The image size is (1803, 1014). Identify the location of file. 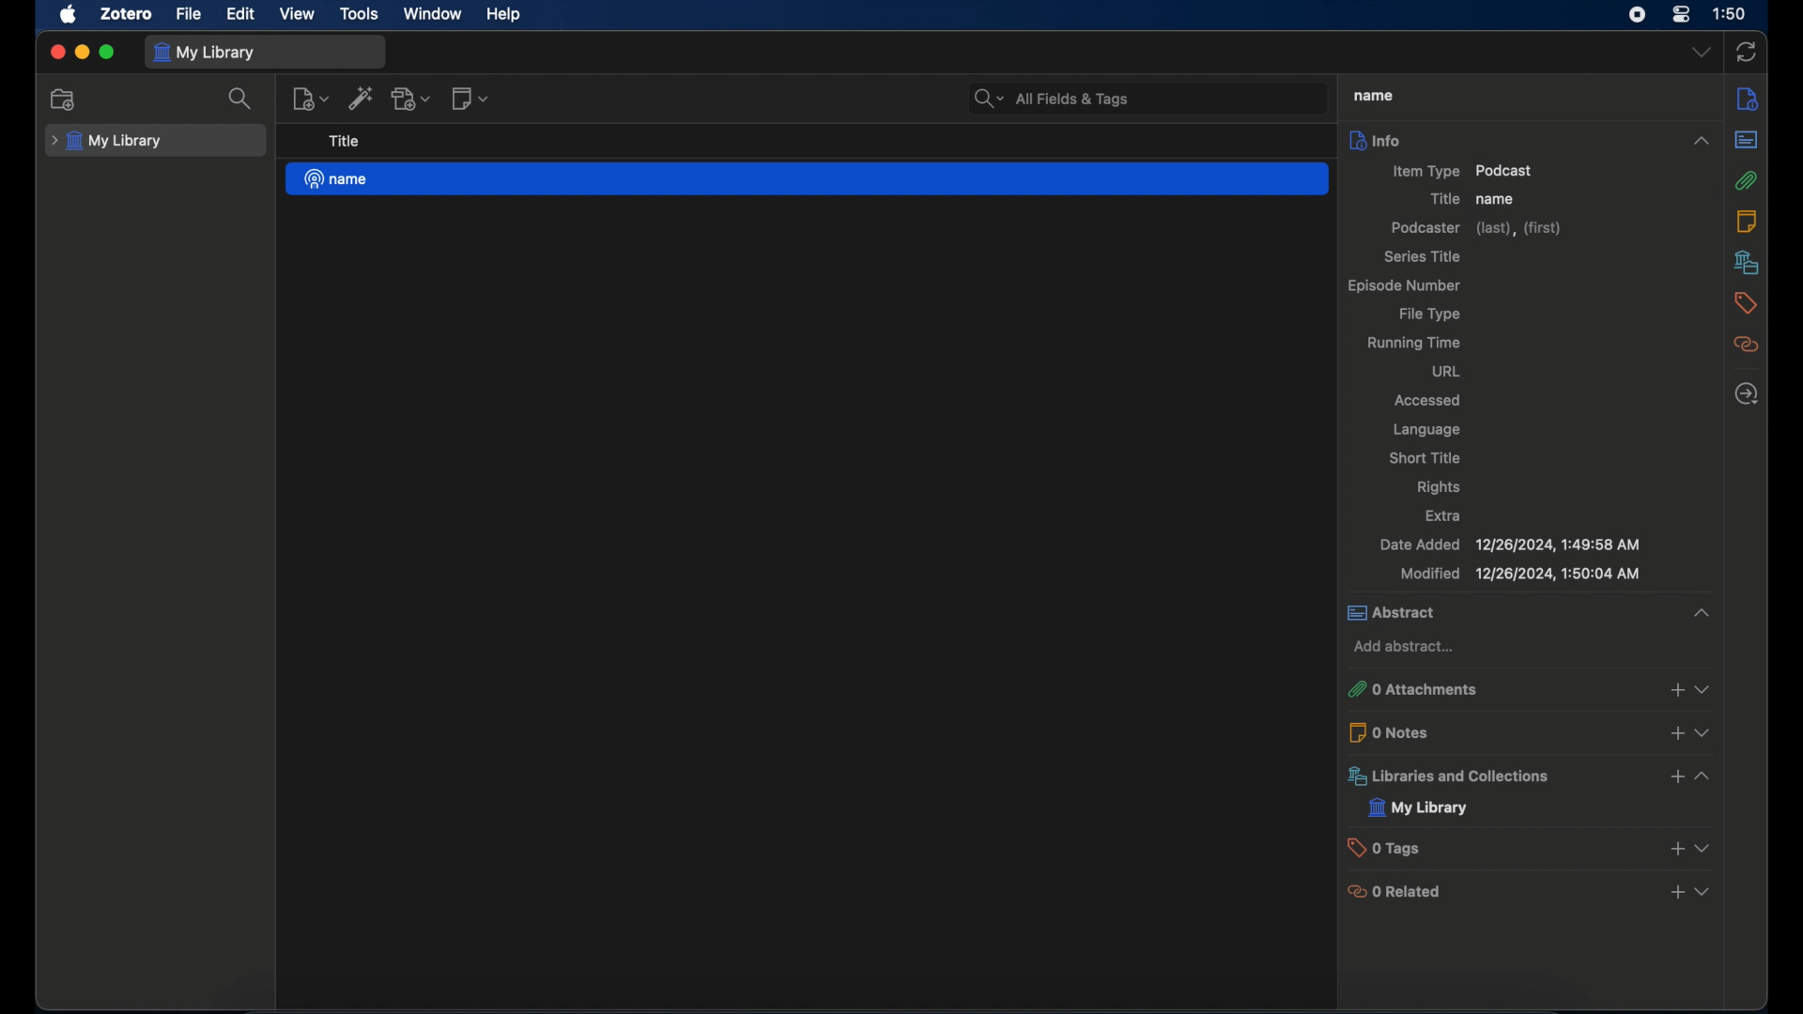
(190, 15).